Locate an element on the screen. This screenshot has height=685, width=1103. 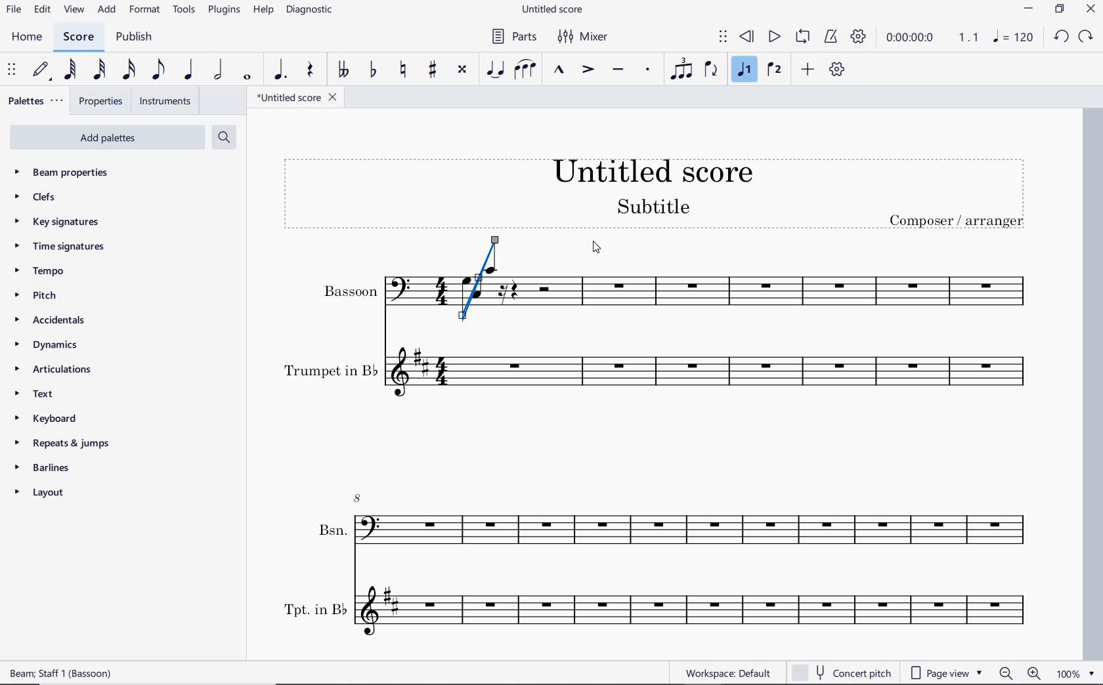
file name is located at coordinates (298, 97).